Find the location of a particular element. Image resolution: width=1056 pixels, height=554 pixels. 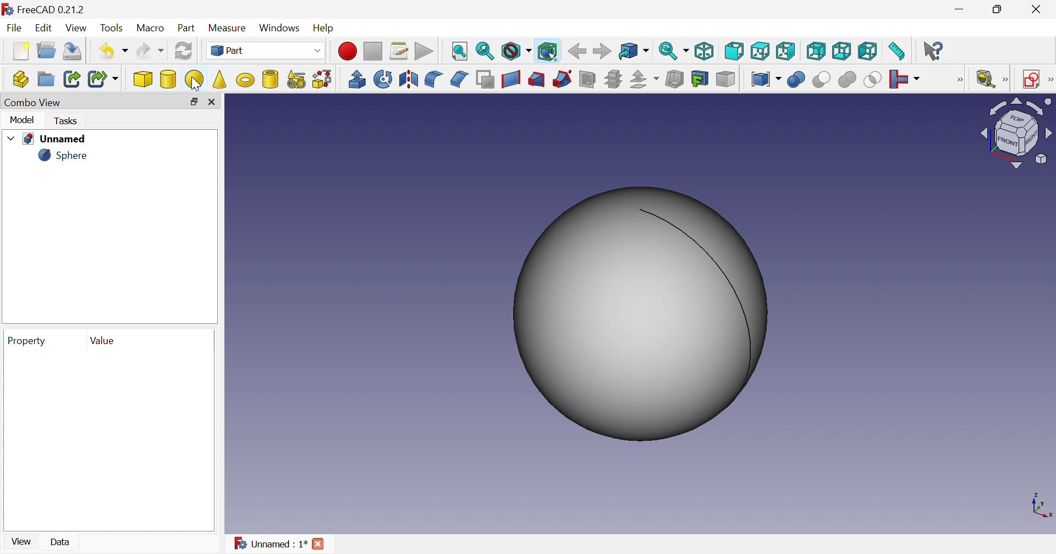

Close is located at coordinates (1039, 9).